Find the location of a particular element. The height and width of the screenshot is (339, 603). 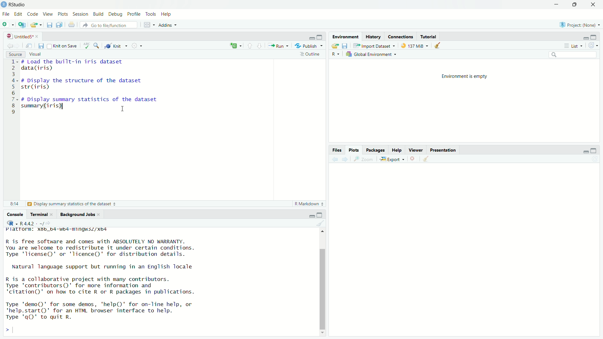

Open new file is located at coordinates (8, 24).